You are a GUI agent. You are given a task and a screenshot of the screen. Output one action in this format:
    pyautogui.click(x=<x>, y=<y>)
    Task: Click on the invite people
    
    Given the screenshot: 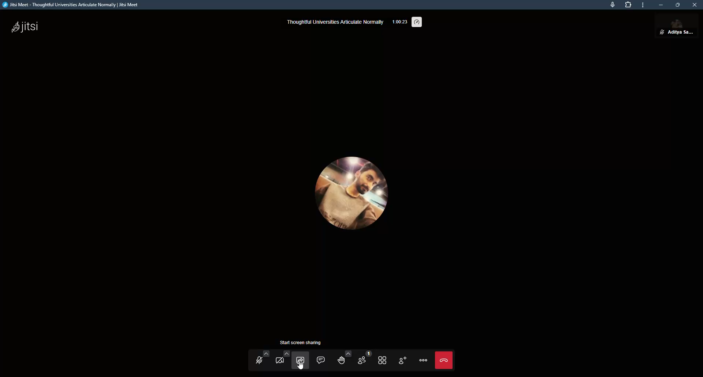 What is the action you would take?
    pyautogui.click(x=403, y=361)
    